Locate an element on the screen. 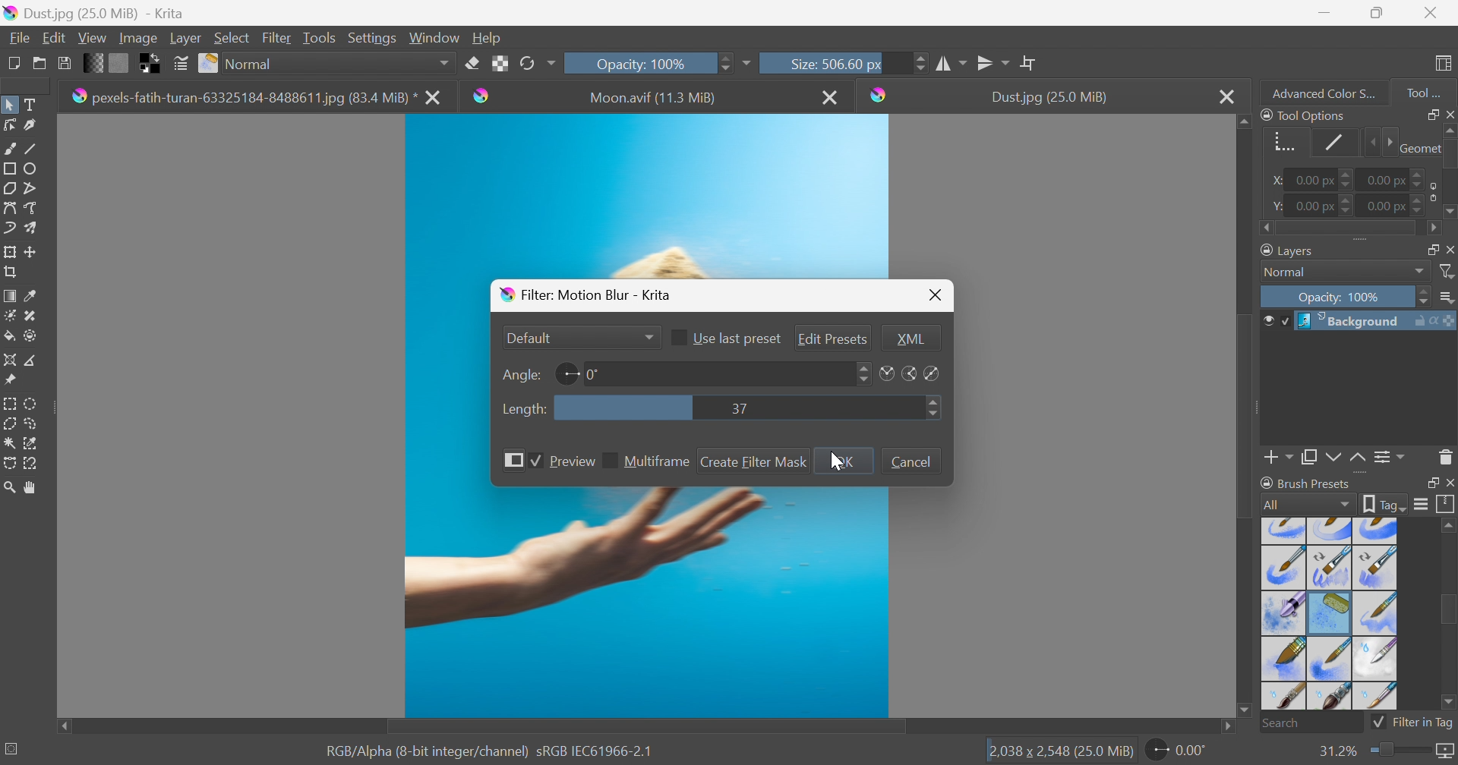  Slider is located at coordinates (863, 373).